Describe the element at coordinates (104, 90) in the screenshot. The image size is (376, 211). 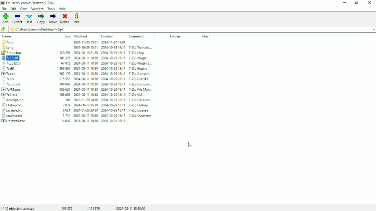
I see `986624 202408111830 2024-10-291811 7-Zip File Man...` at that location.